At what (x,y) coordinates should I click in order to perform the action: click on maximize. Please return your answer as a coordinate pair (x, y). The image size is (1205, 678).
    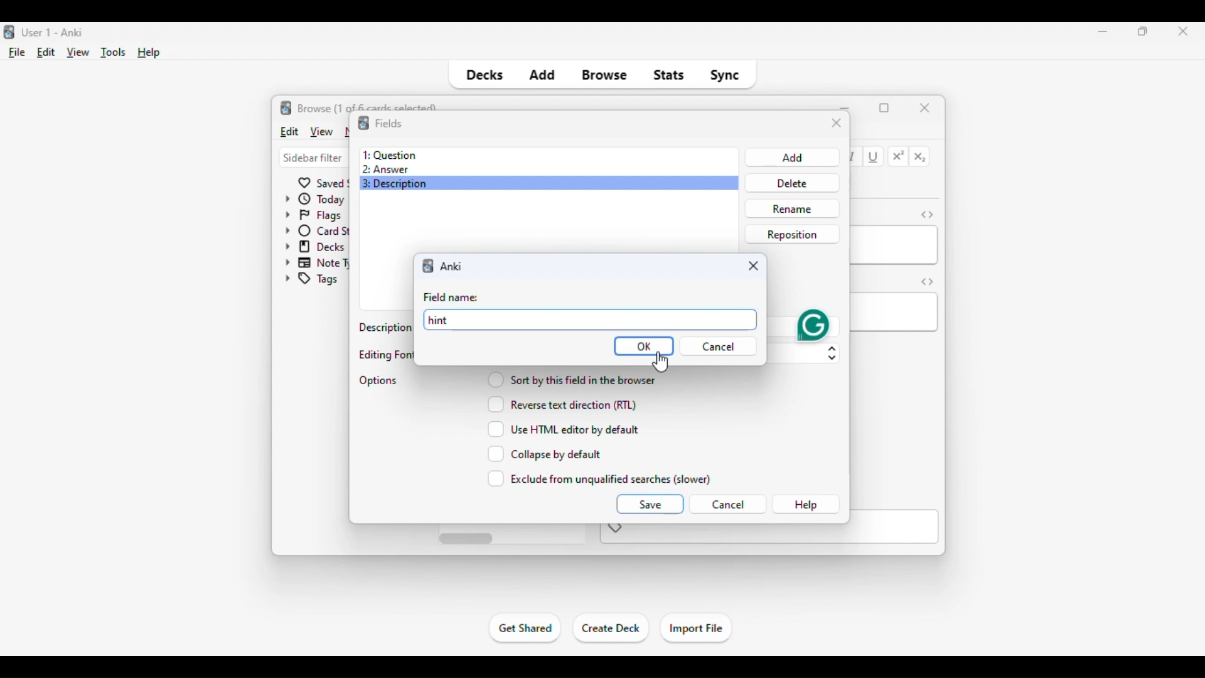
    Looking at the image, I should click on (1143, 31).